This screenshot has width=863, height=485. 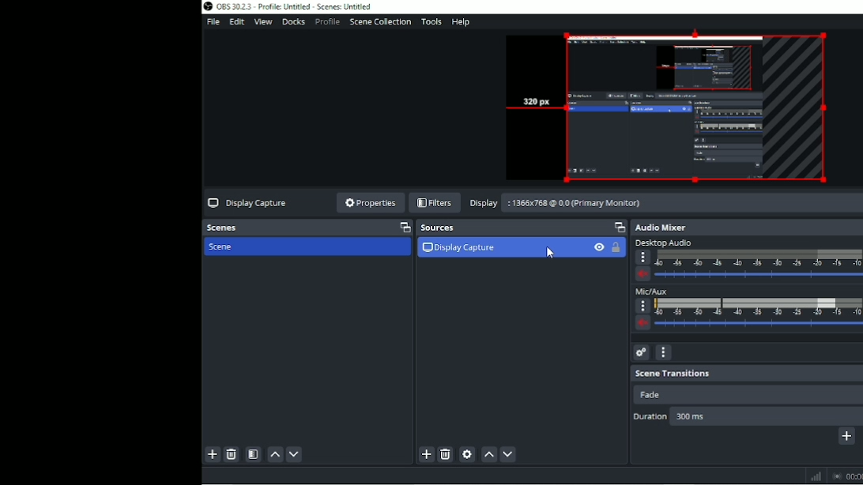 I want to click on Remove selected source (s), so click(x=445, y=454).